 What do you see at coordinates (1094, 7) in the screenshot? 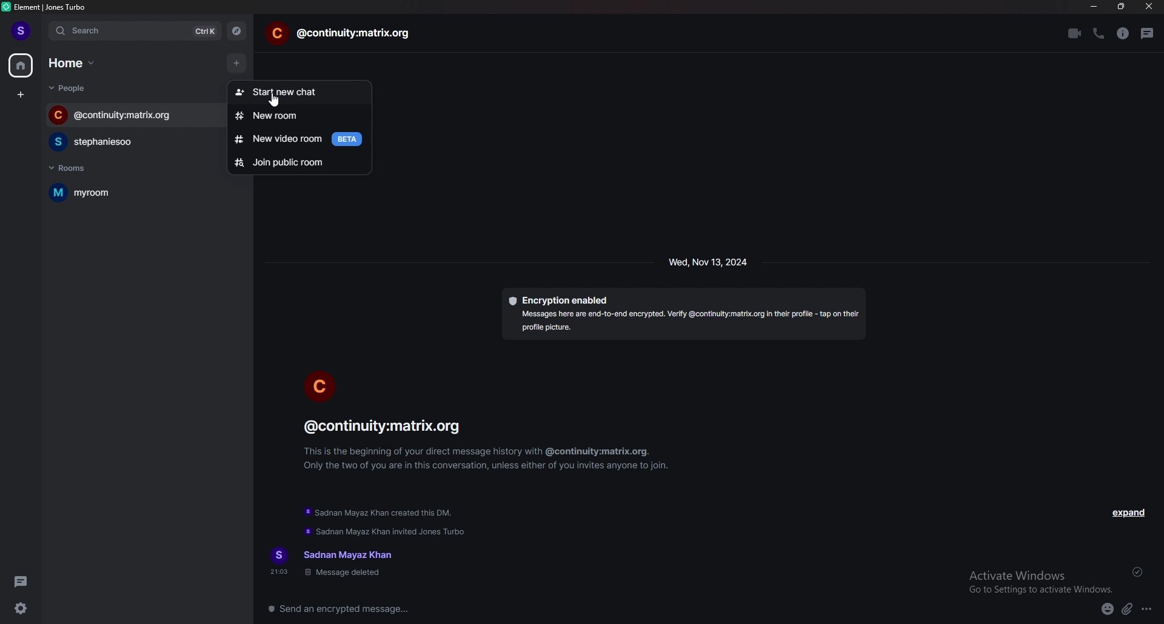
I see `minimize` at bounding box center [1094, 7].